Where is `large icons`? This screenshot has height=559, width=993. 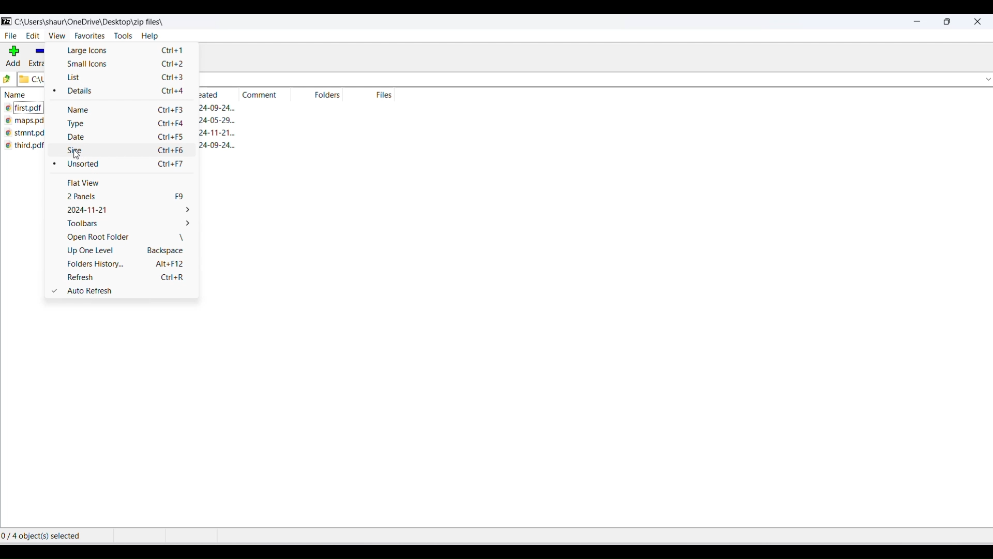
large icons is located at coordinates (124, 52).